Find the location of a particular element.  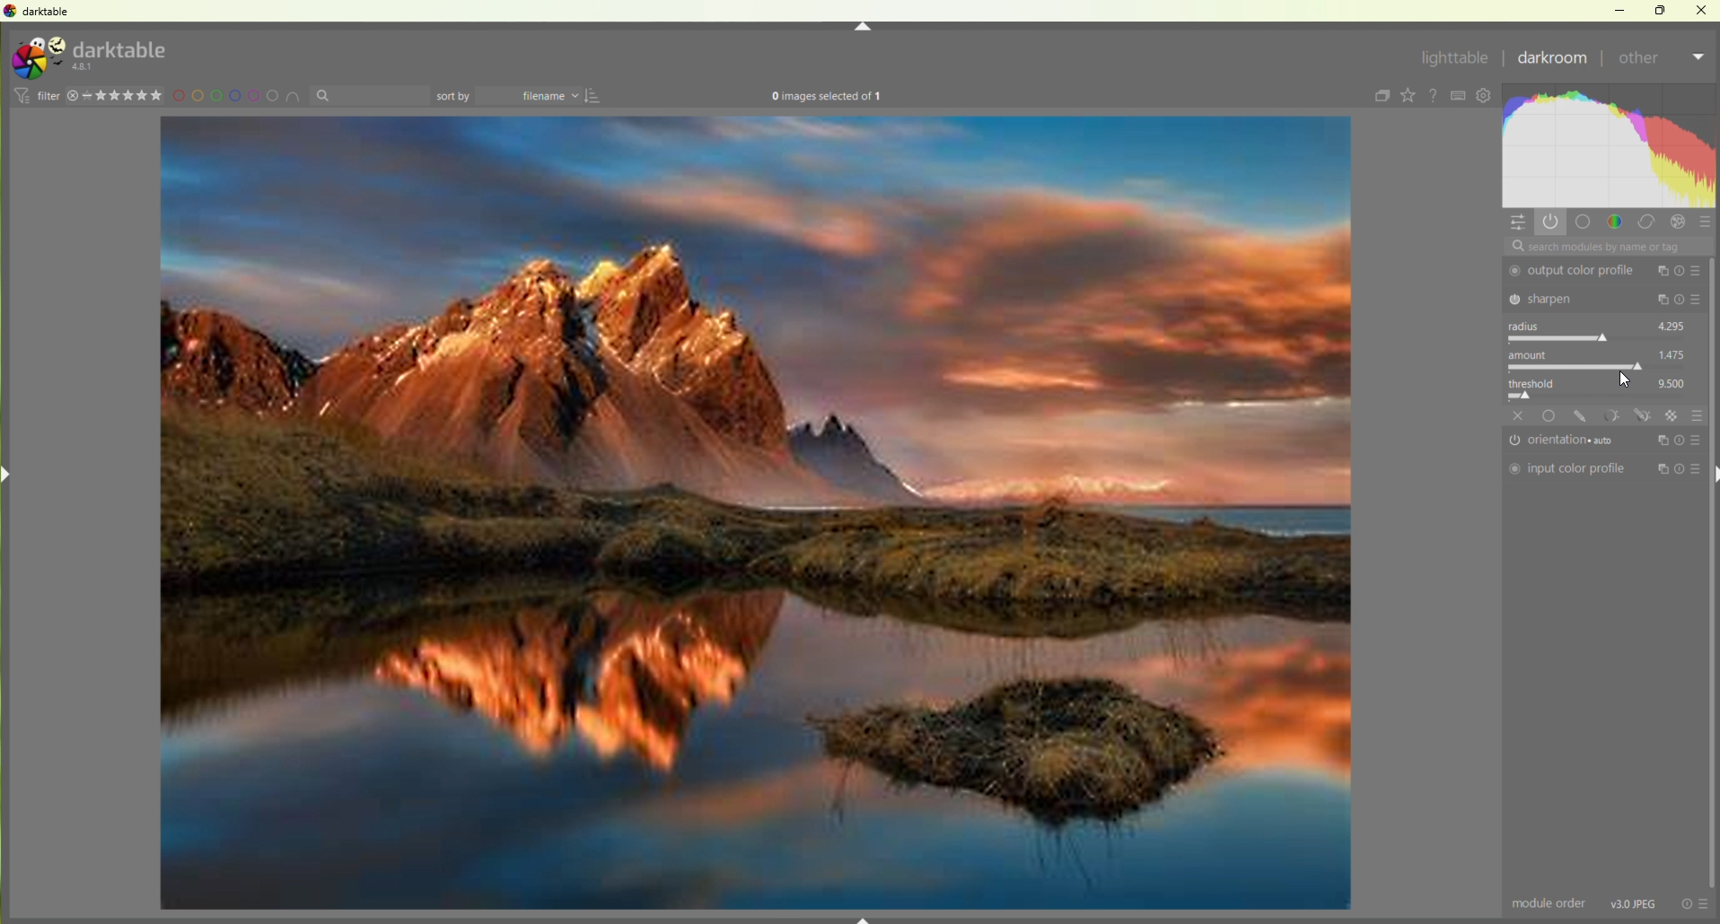

radius is located at coordinates (1529, 326).